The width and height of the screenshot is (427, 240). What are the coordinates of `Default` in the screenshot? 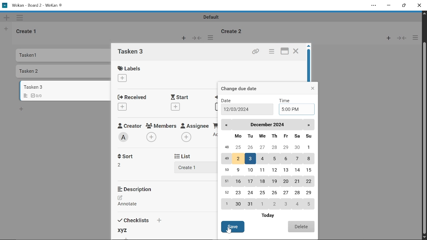 It's located at (212, 17).